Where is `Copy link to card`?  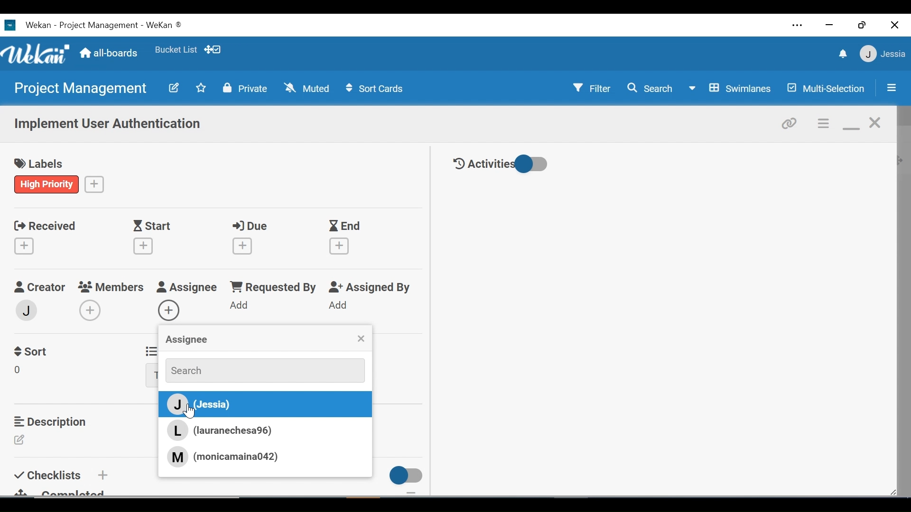
Copy link to card is located at coordinates (790, 122).